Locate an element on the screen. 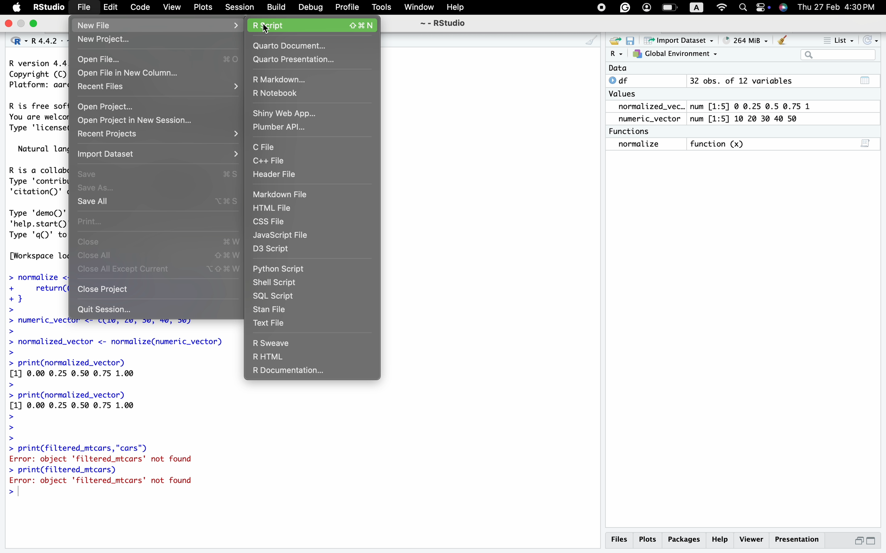 Image resolution: width=886 pixels, height=553 pixels. apple logo is located at coordinates (12, 8).